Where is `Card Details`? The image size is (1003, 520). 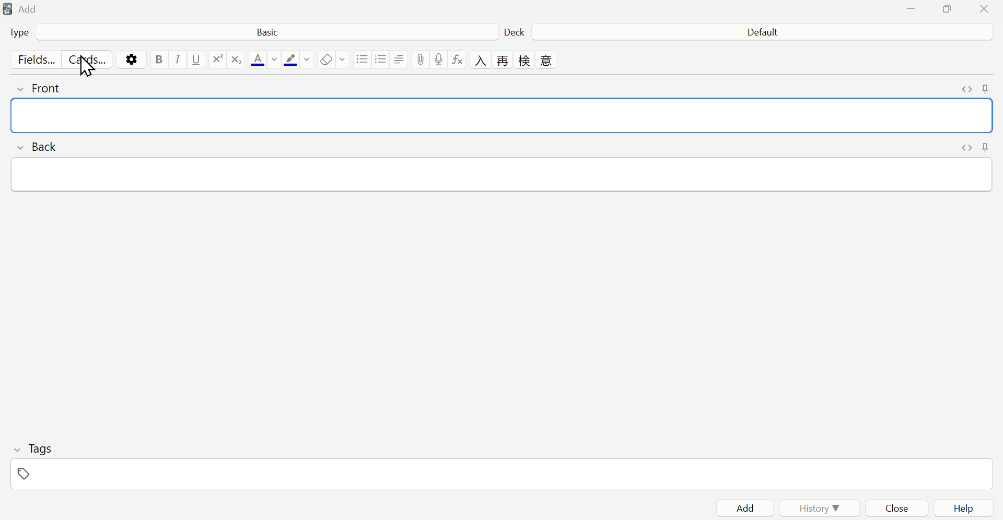
Card Details is located at coordinates (504, 133).